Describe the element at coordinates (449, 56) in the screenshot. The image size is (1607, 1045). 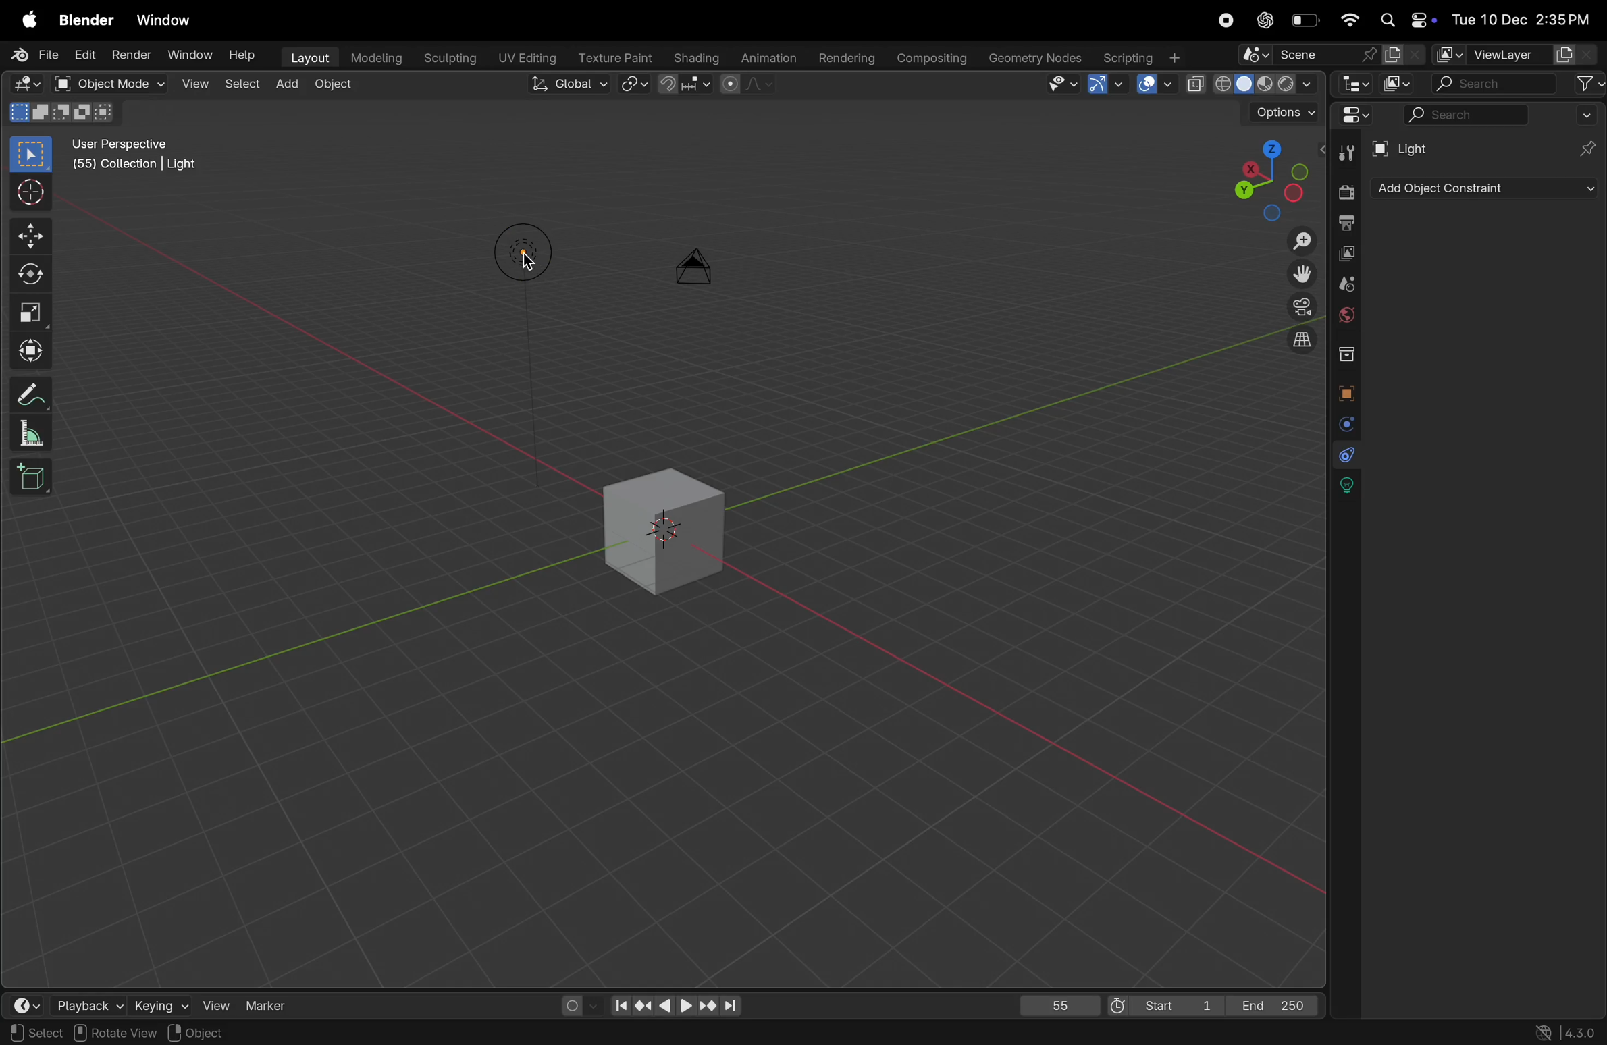
I see `sculptiong` at that location.